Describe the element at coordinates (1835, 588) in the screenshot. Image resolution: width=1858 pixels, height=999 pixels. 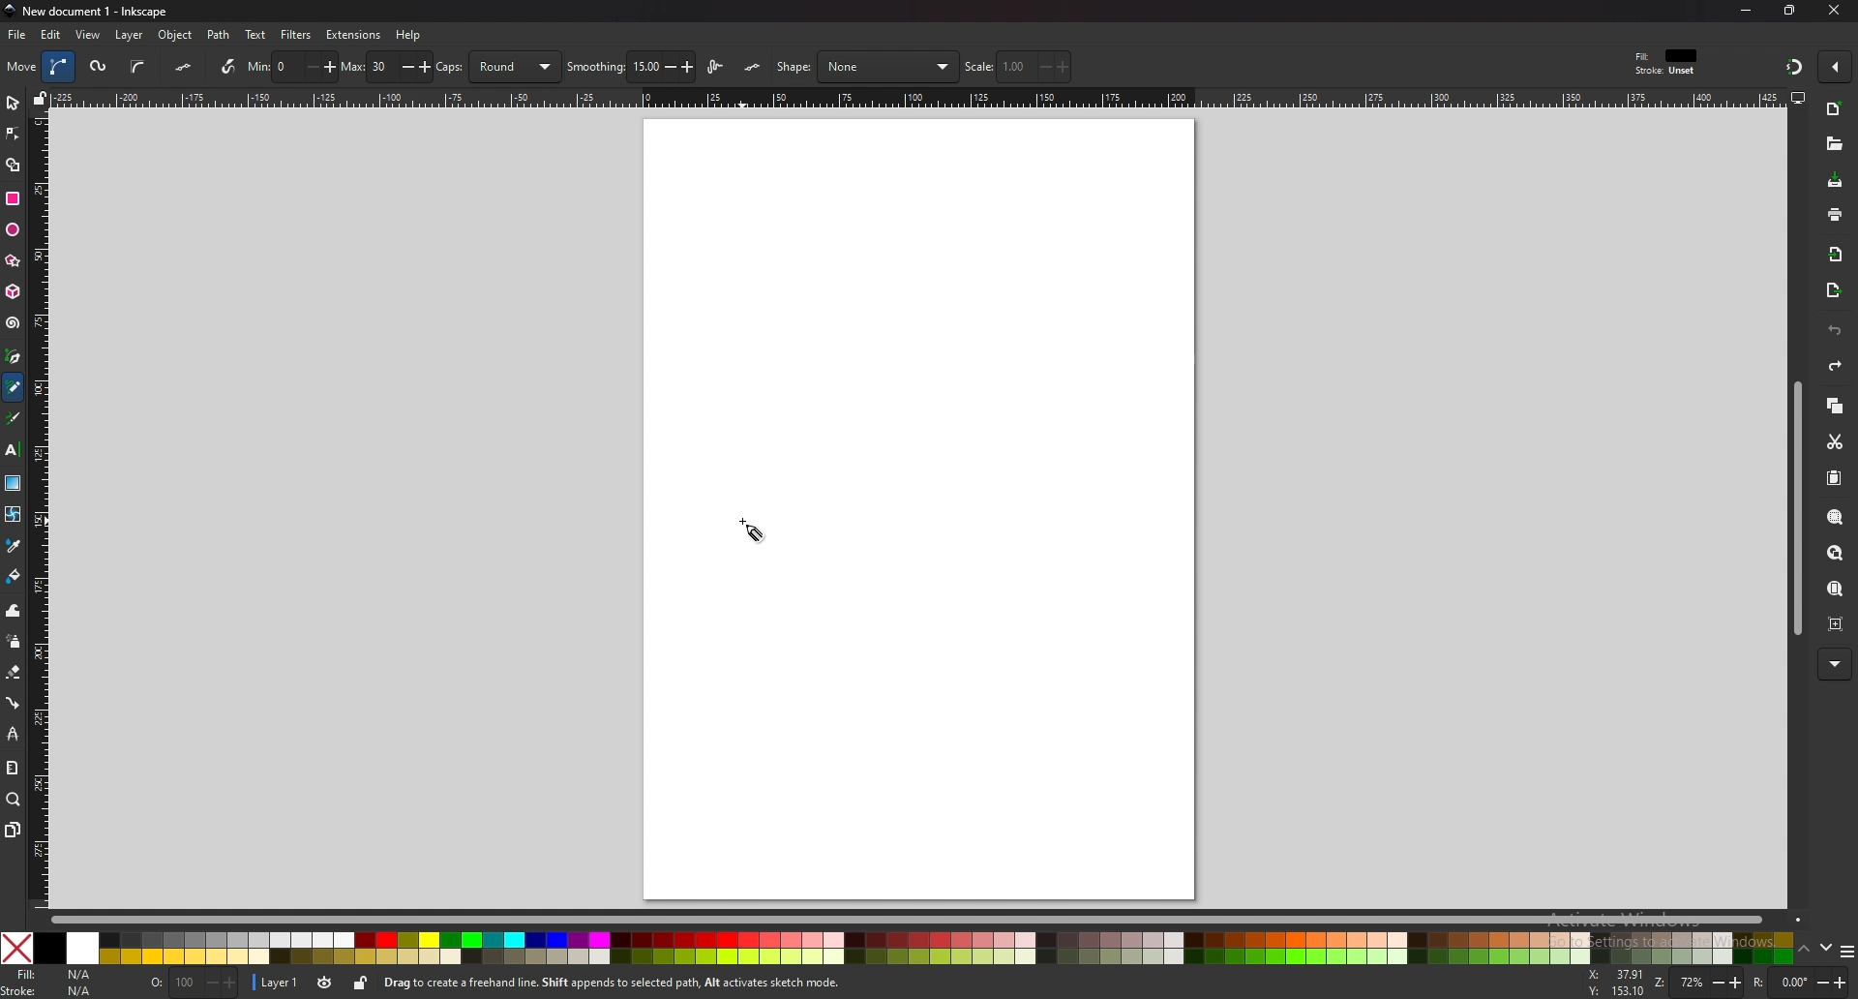
I see `zoom page` at that location.